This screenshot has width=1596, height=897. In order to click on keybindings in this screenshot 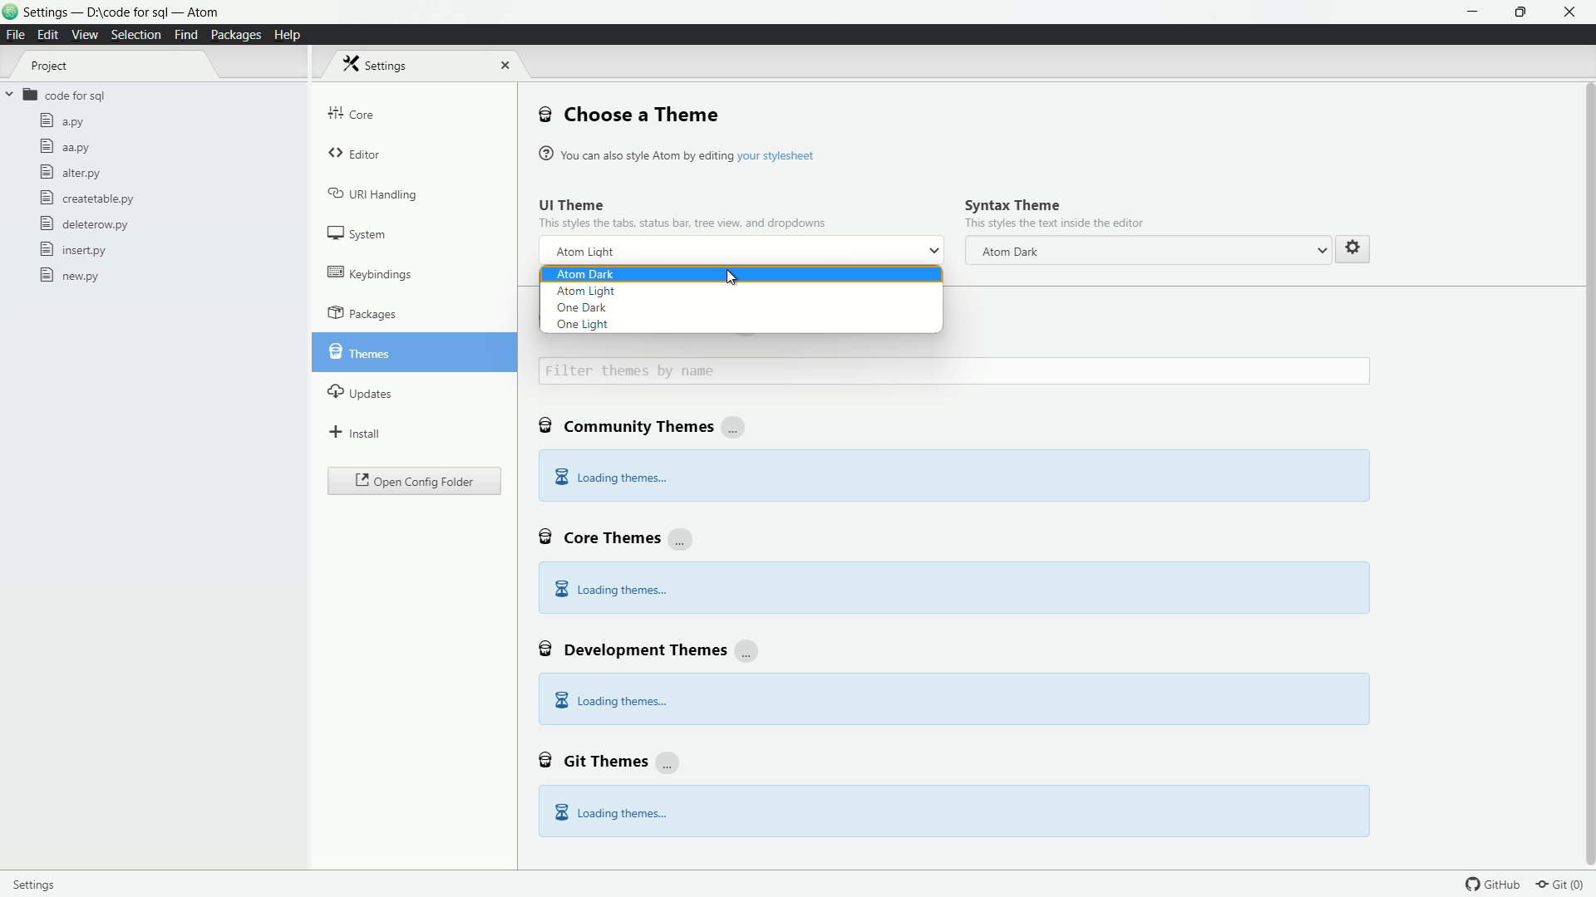, I will do `click(370, 272)`.